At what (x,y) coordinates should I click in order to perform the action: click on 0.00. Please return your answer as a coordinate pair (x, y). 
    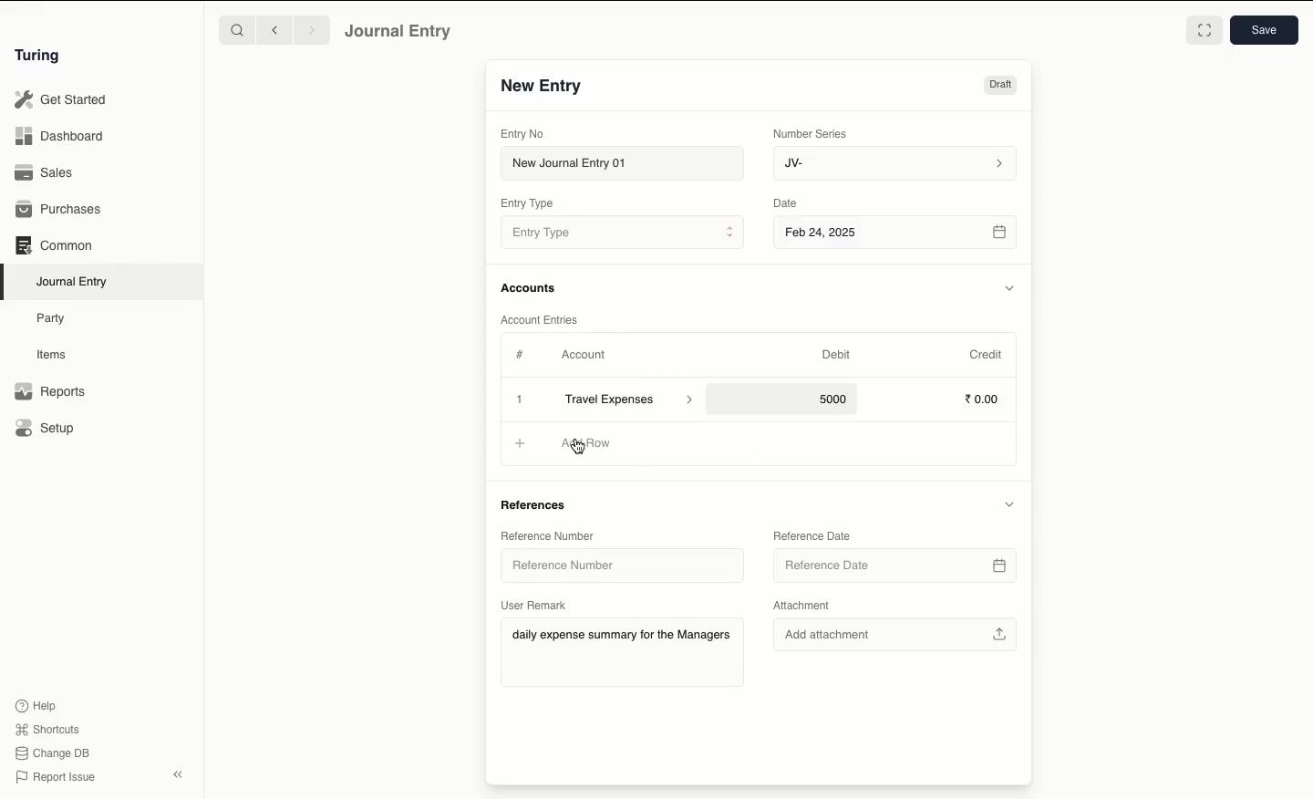
    Looking at the image, I should click on (983, 397).